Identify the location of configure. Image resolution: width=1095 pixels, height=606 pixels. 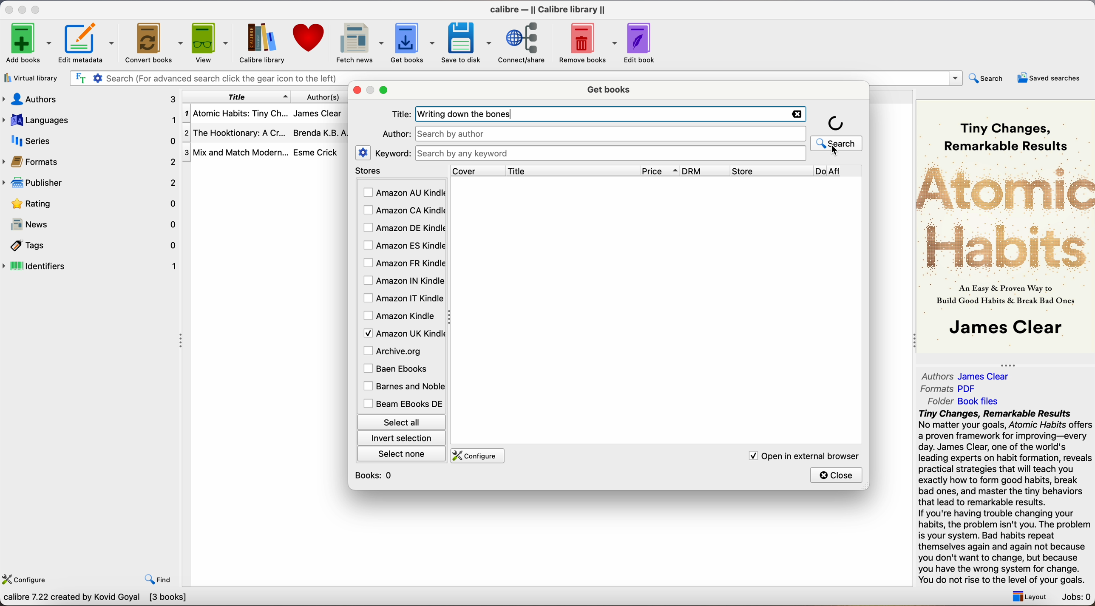
(27, 578).